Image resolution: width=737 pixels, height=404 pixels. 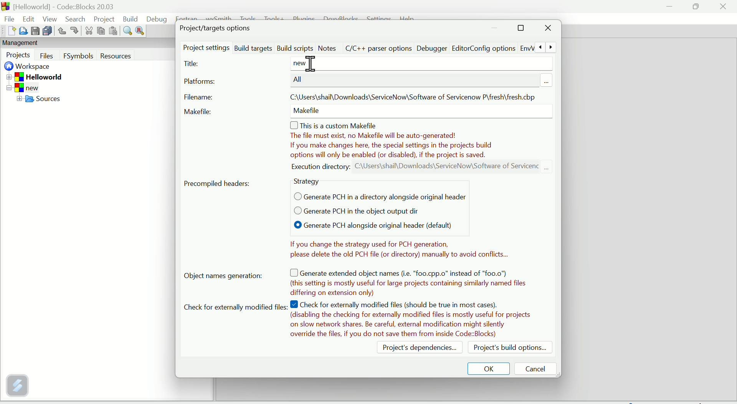 What do you see at coordinates (30, 88) in the screenshot?
I see `New` at bounding box center [30, 88].